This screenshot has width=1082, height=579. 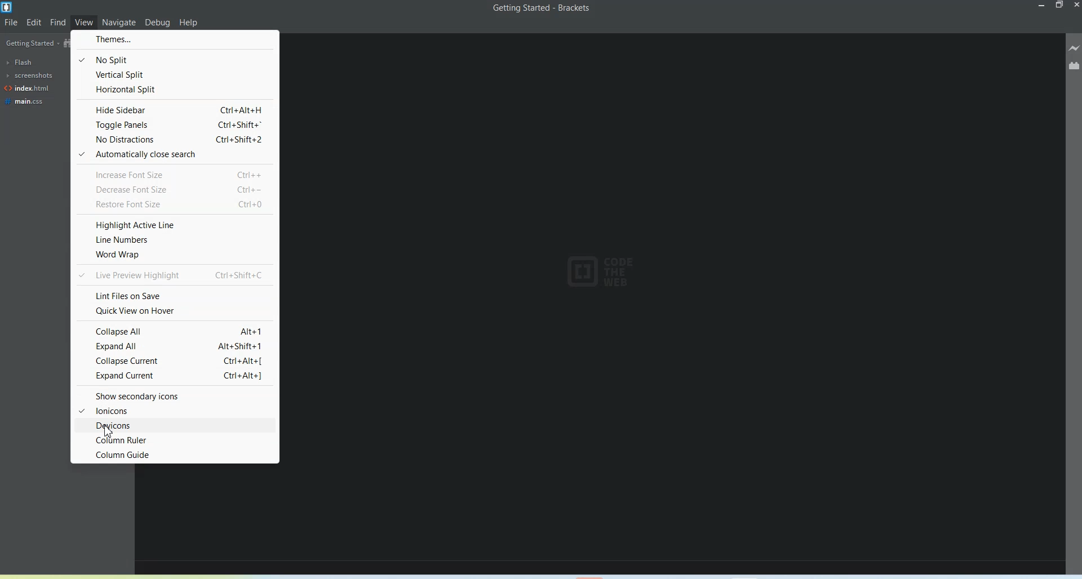 What do you see at coordinates (174, 360) in the screenshot?
I see `Collapse Current` at bounding box center [174, 360].